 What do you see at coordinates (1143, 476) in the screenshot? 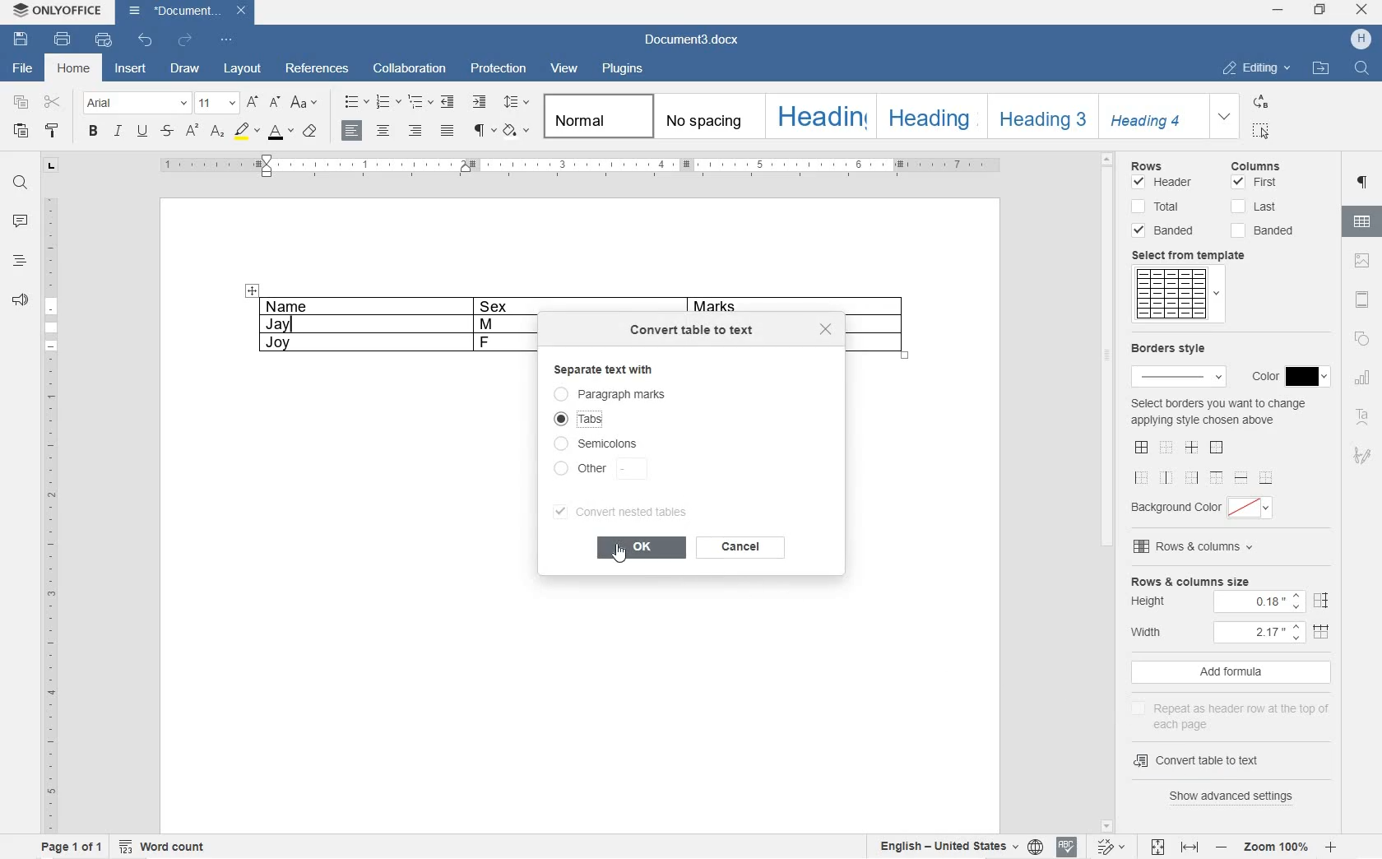
I see `set outer left border only` at bounding box center [1143, 476].